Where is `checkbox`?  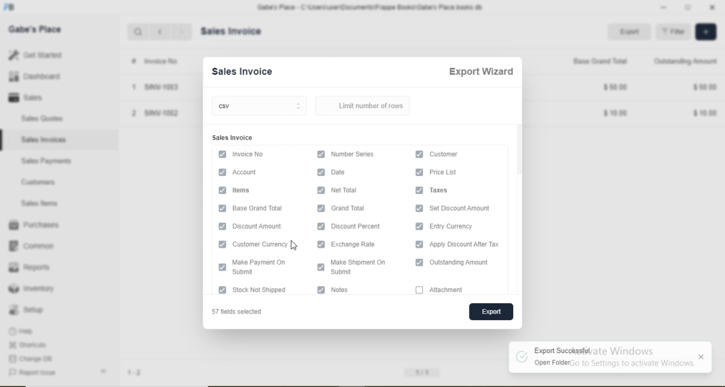
checkbox is located at coordinates (319, 266).